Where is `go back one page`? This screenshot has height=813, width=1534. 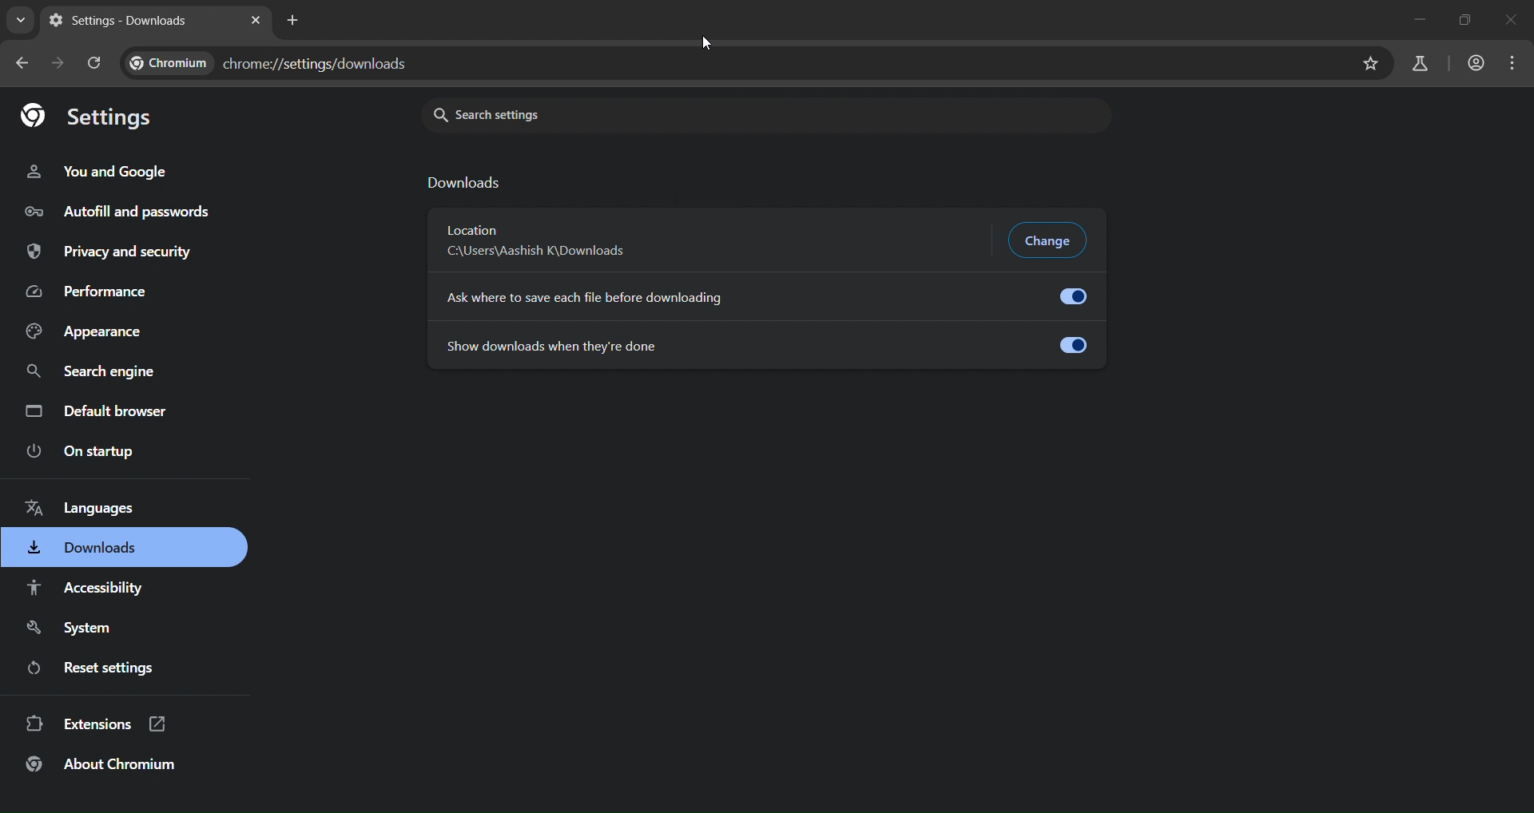
go back one page is located at coordinates (22, 67).